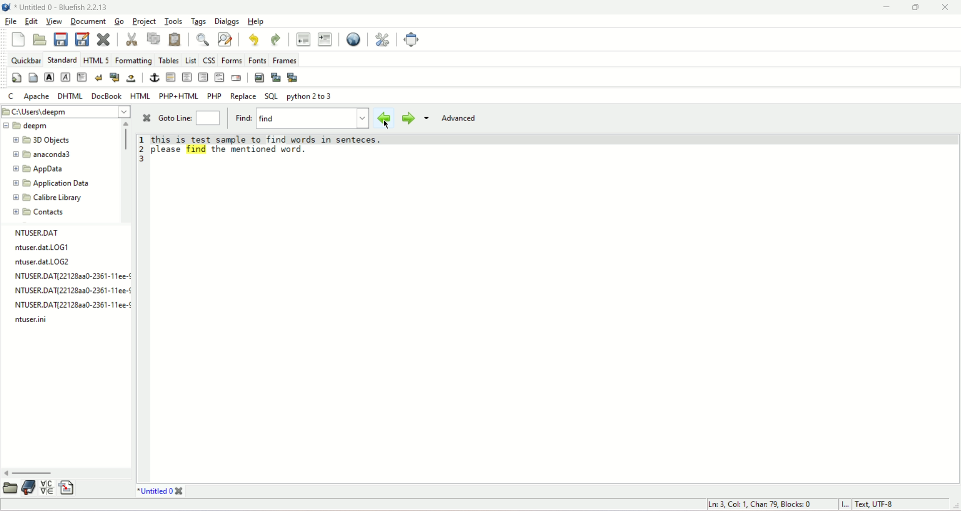 The width and height of the screenshot is (961, 511). What do you see at coordinates (42, 155) in the screenshot?
I see `anaconda3` at bounding box center [42, 155].